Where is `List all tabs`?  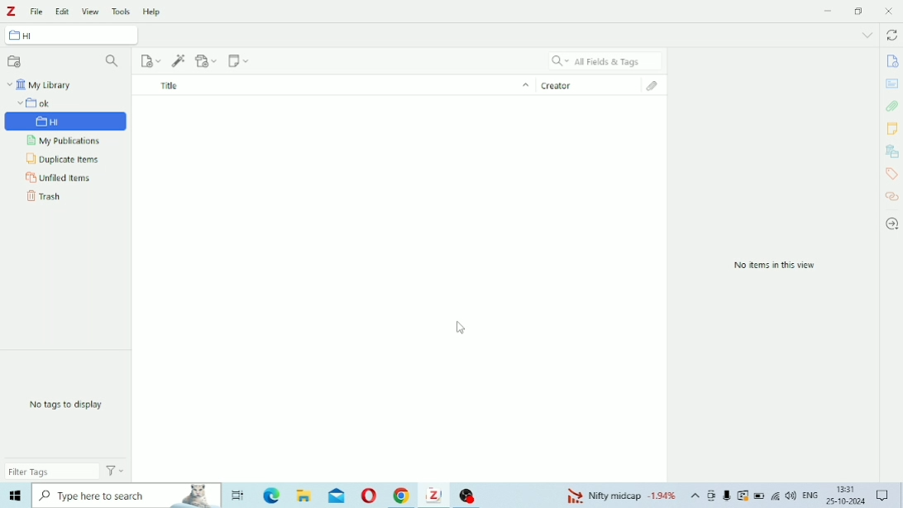
List all tabs is located at coordinates (867, 35).